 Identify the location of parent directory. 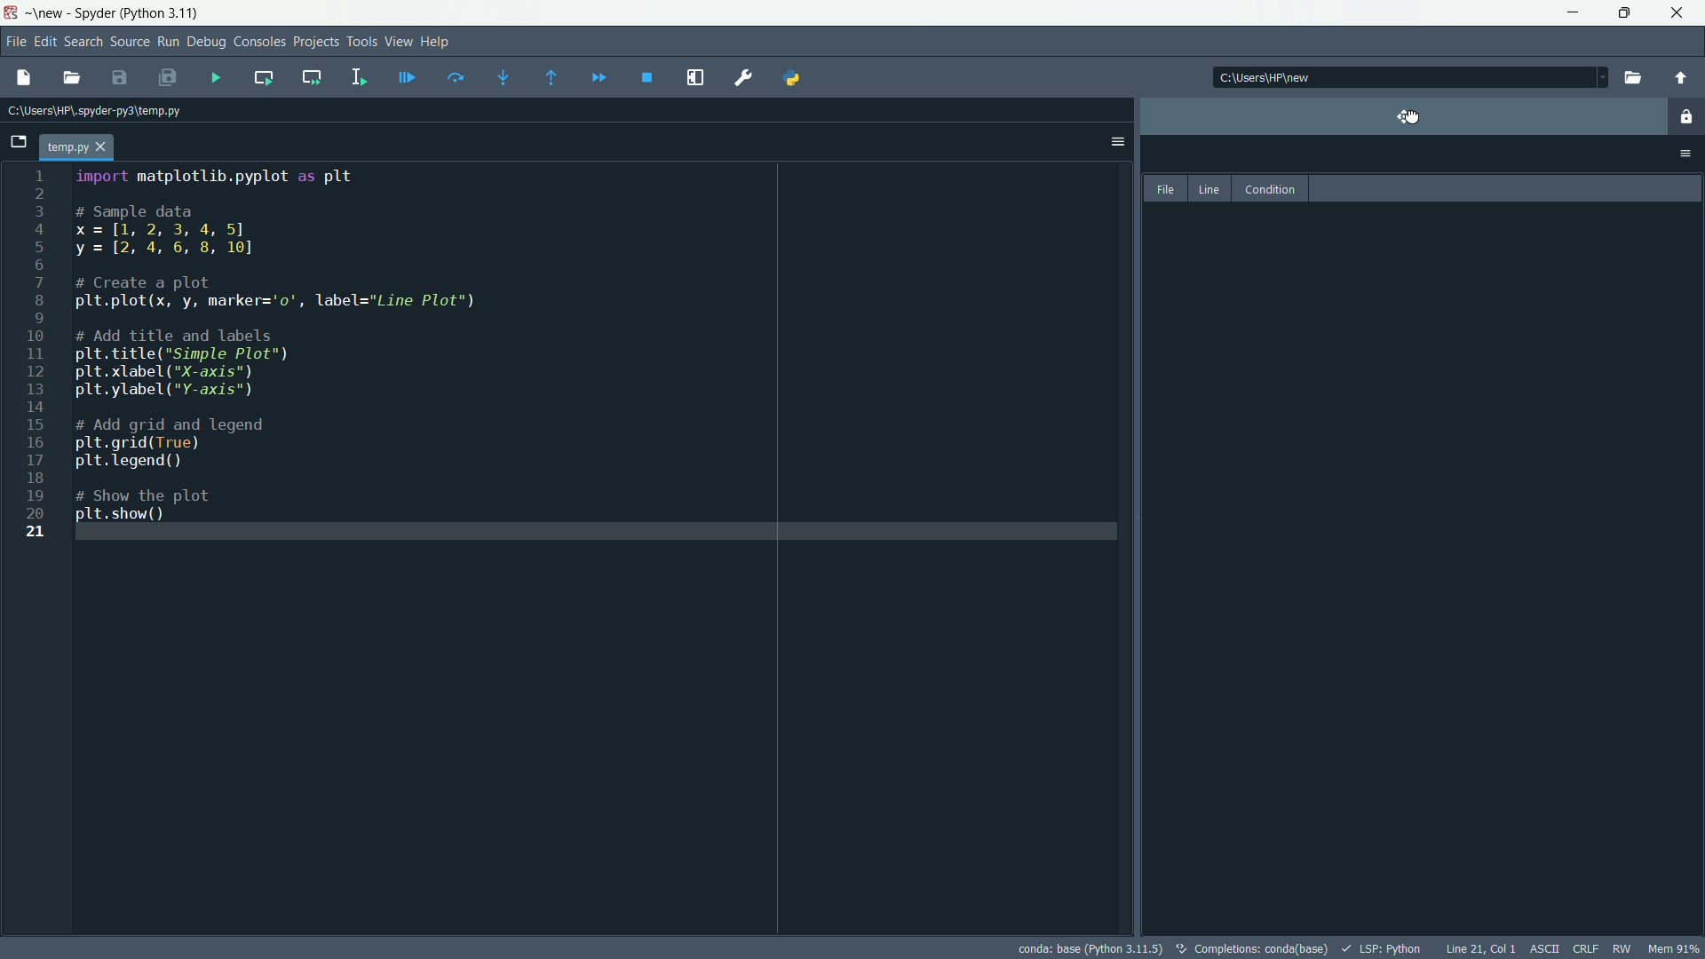
(1683, 79).